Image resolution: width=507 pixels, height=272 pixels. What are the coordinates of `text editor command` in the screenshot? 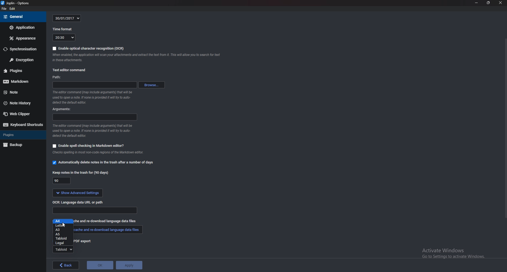 It's located at (69, 69).